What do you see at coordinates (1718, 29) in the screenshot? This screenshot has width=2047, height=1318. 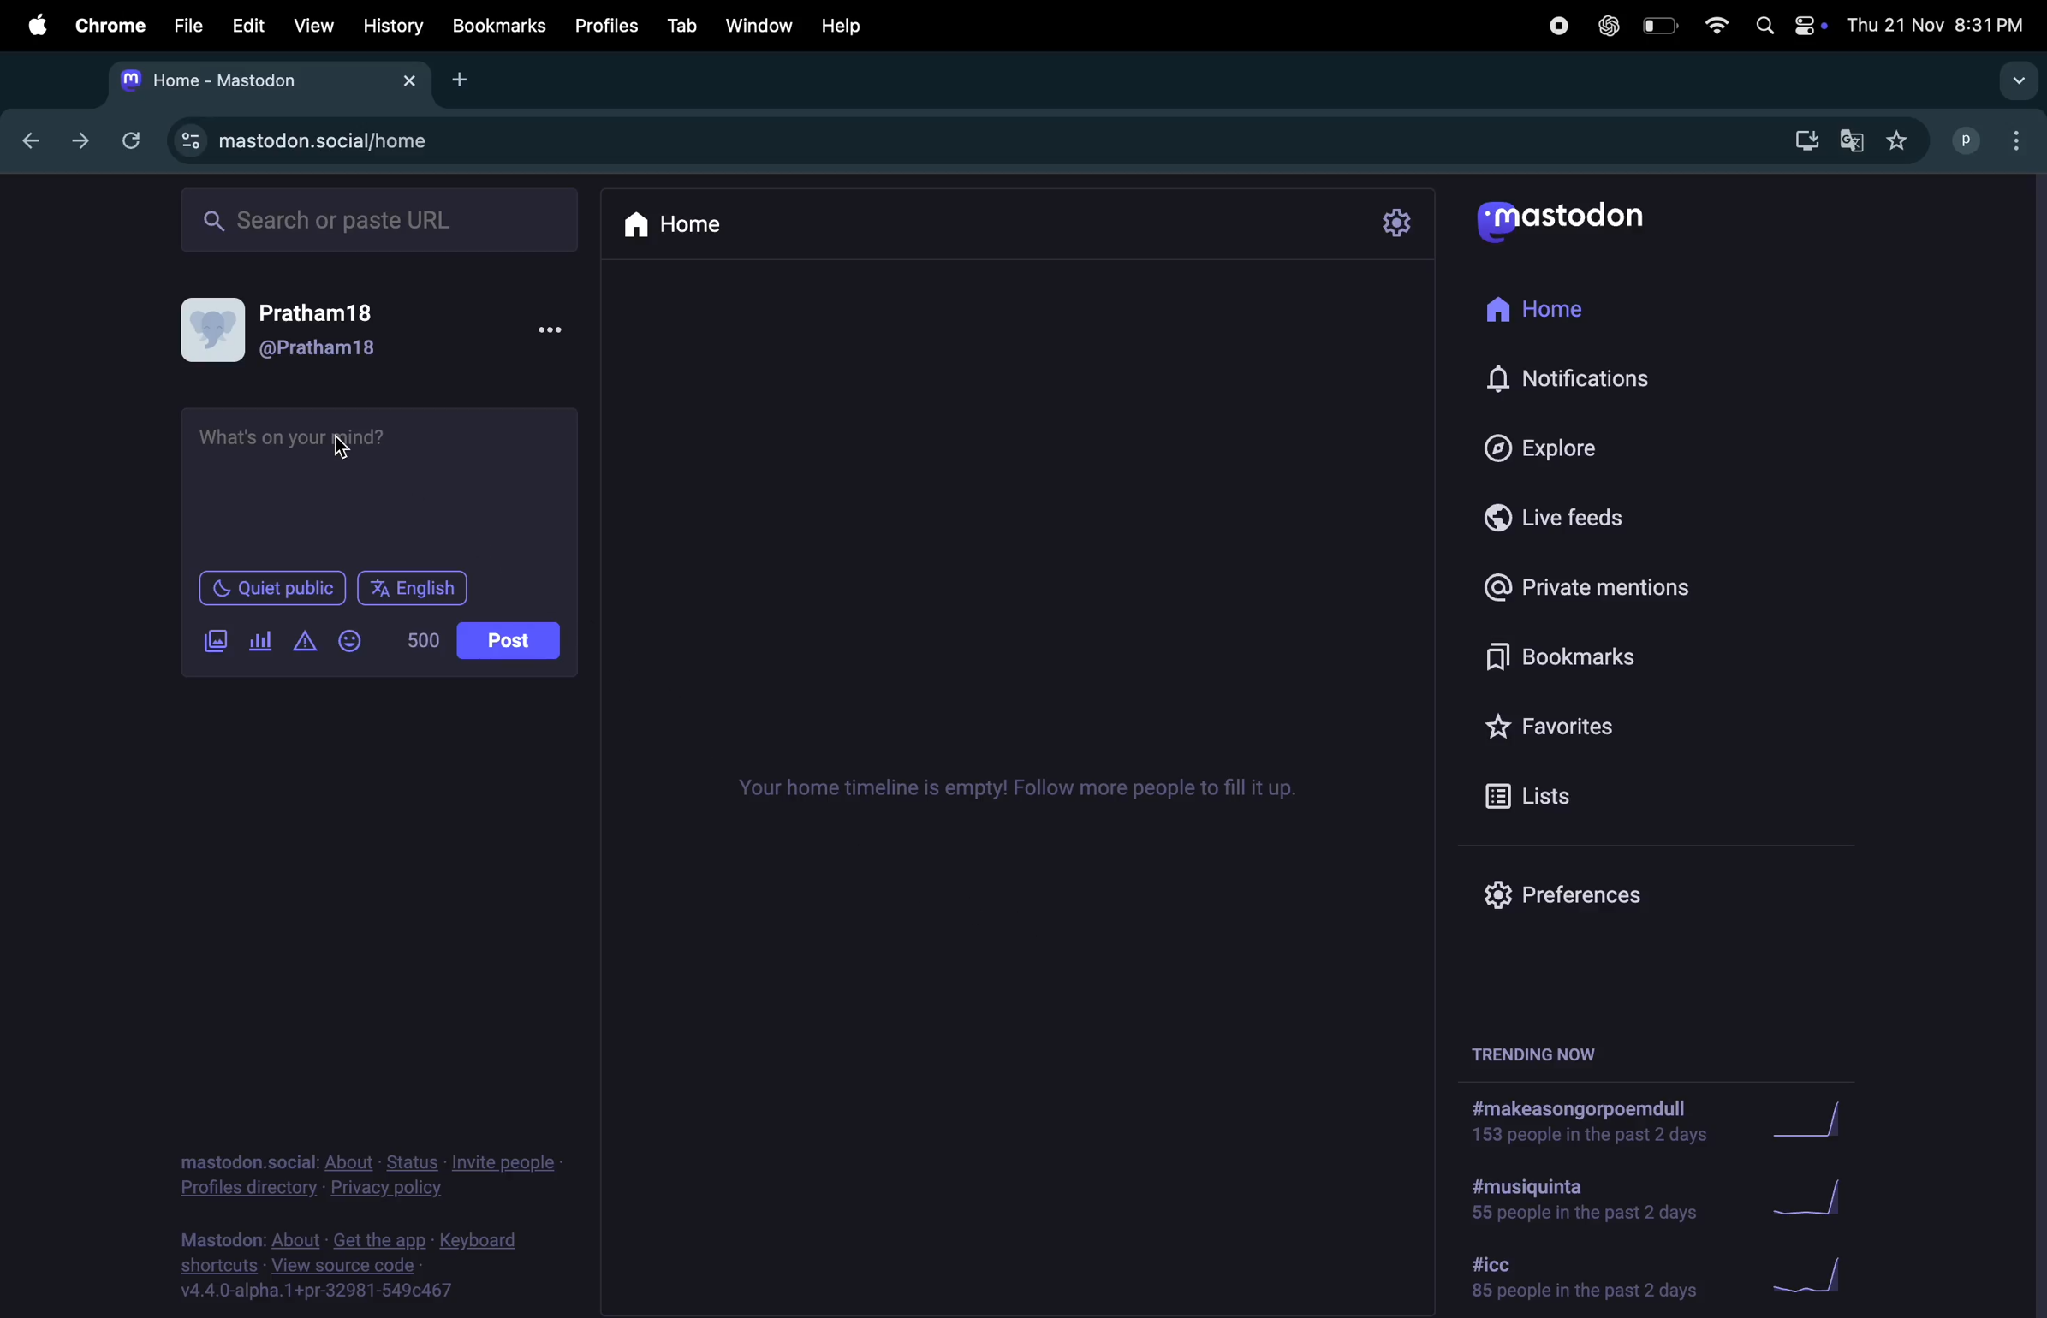 I see `wifi` at bounding box center [1718, 29].